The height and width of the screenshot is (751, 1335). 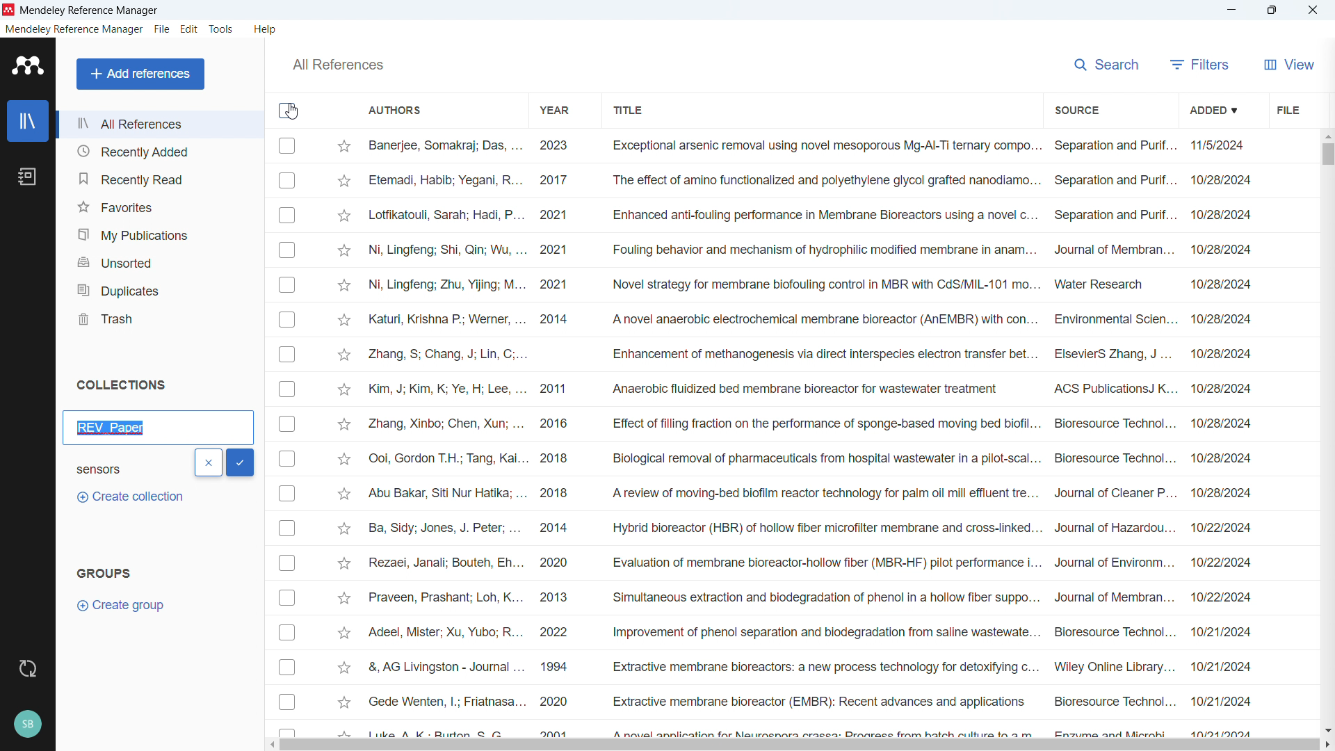 What do you see at coordinates (810, 388) in the screenshot?
I see `Kim, J; Kim, K; Ye, H; Lee, ... 2011 Anaerobic fluidized bed membrane bioreactor for wastewater treatment ACS PublicationsJ K... 10/28/2024` at bounding box center [810, 388].